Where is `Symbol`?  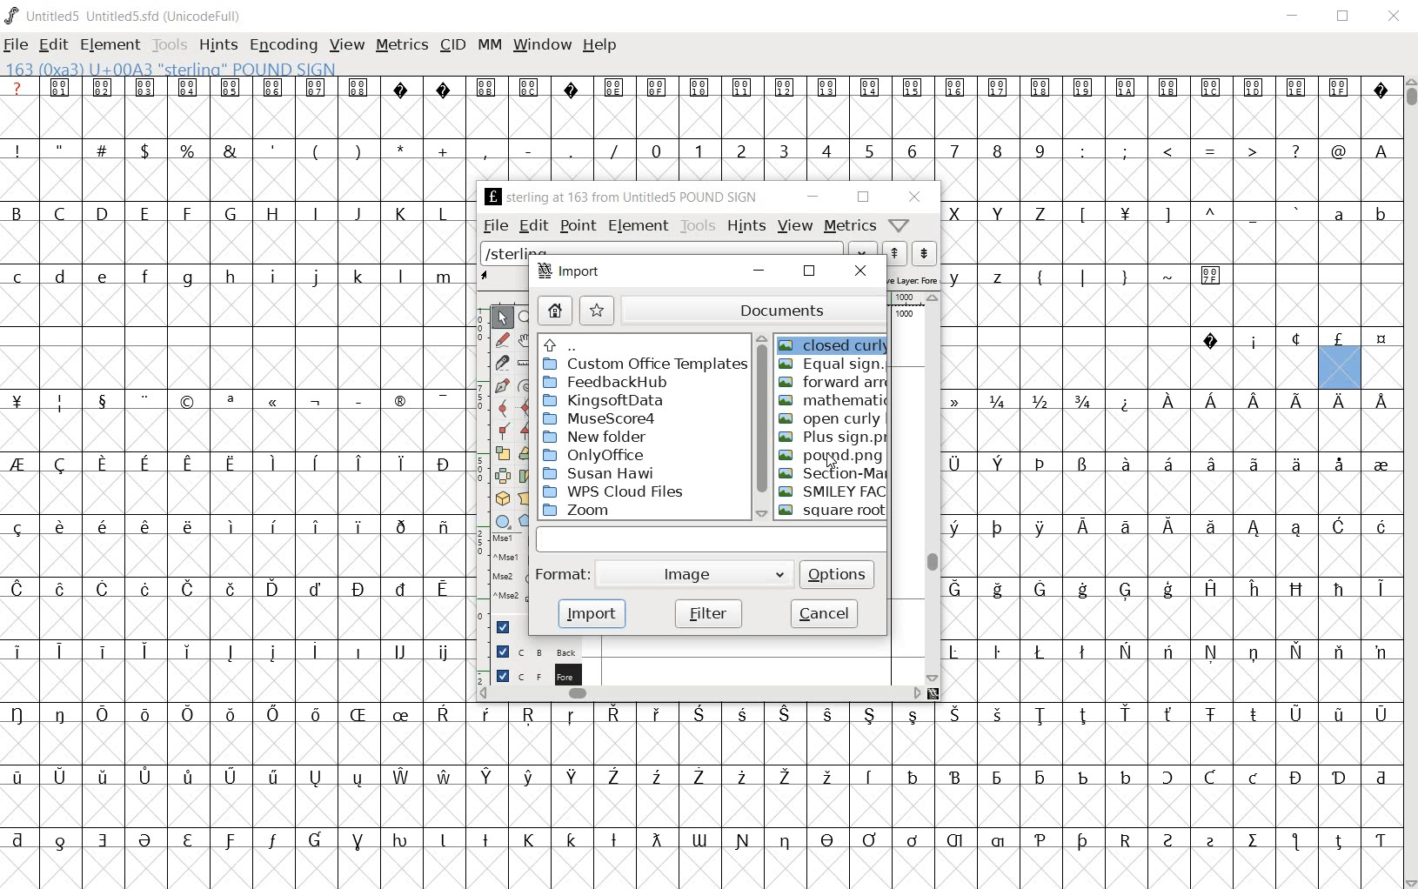 Symbol is located at coordinates (57, 528).